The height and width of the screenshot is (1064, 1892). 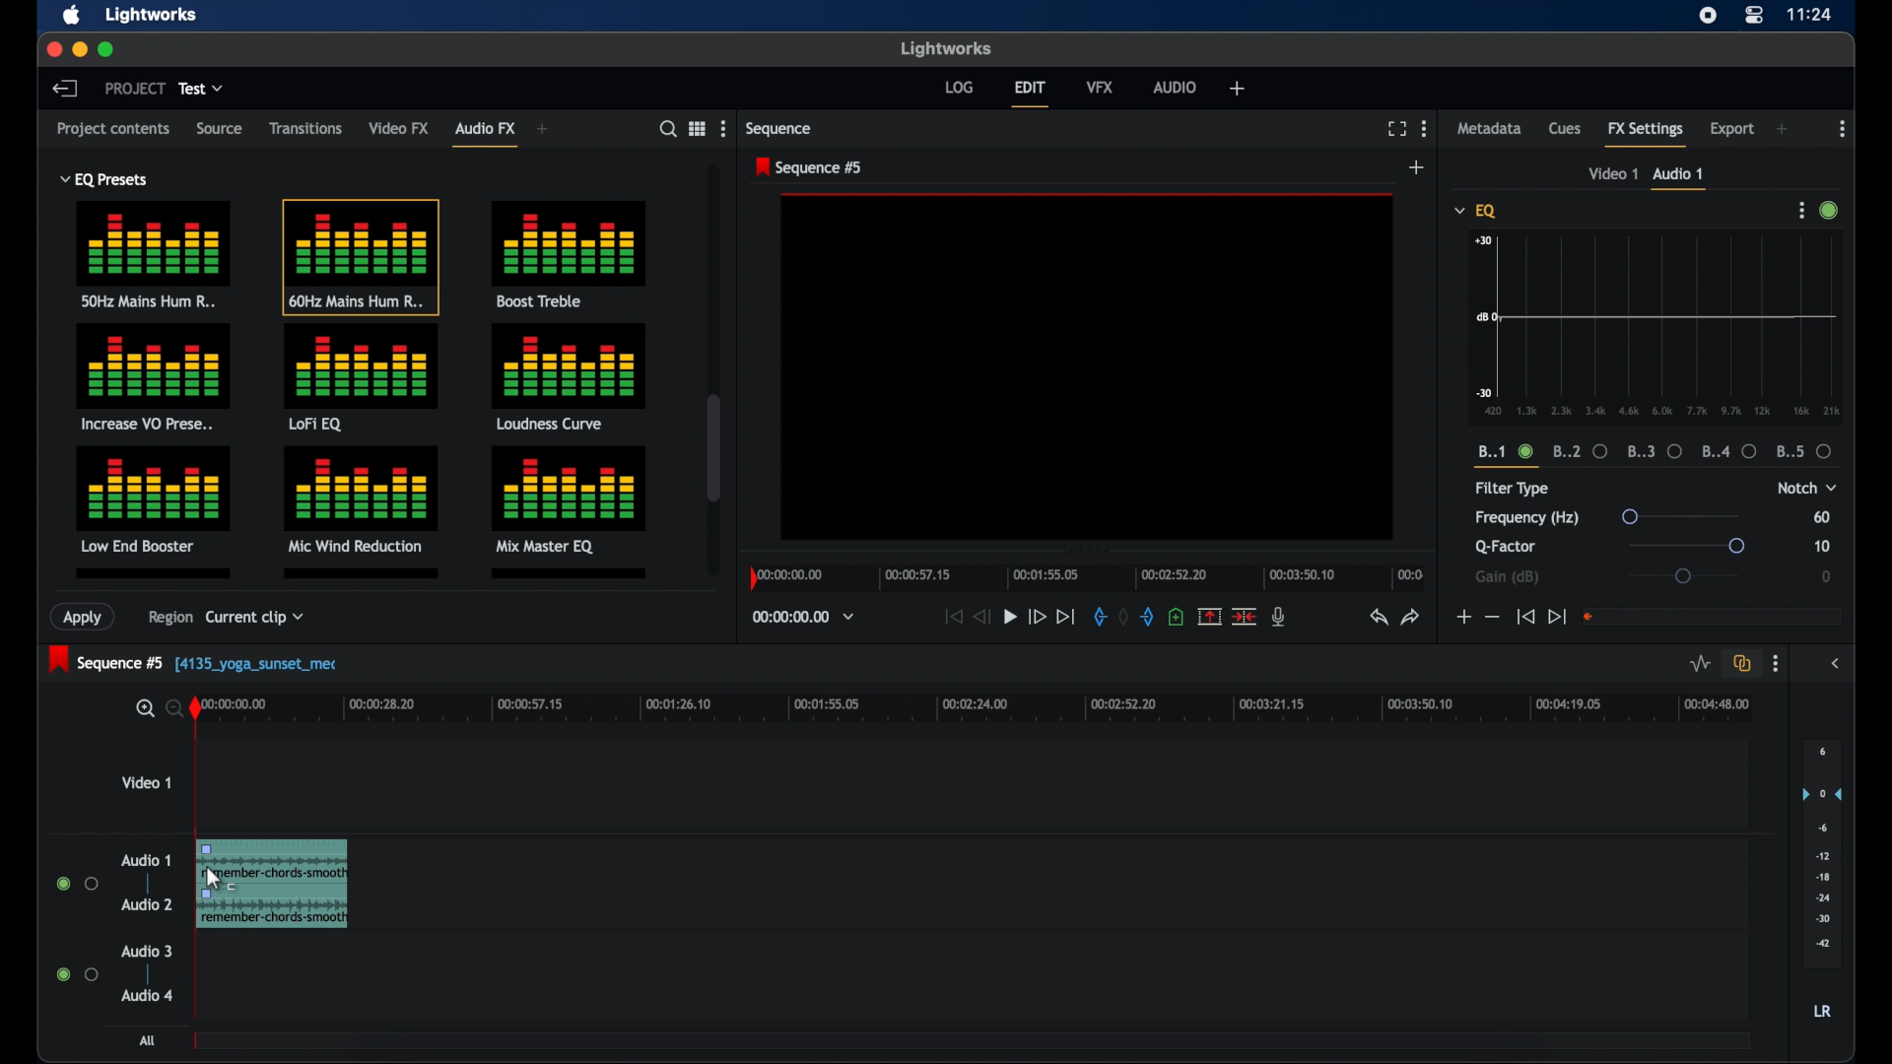 What do you see at coordinates (254, 621) in the screenshot?
I see `current clip` at bounding box center [254, 621].